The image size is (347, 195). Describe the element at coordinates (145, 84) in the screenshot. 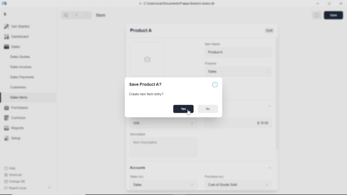

I see `Save Product A?` at that location.